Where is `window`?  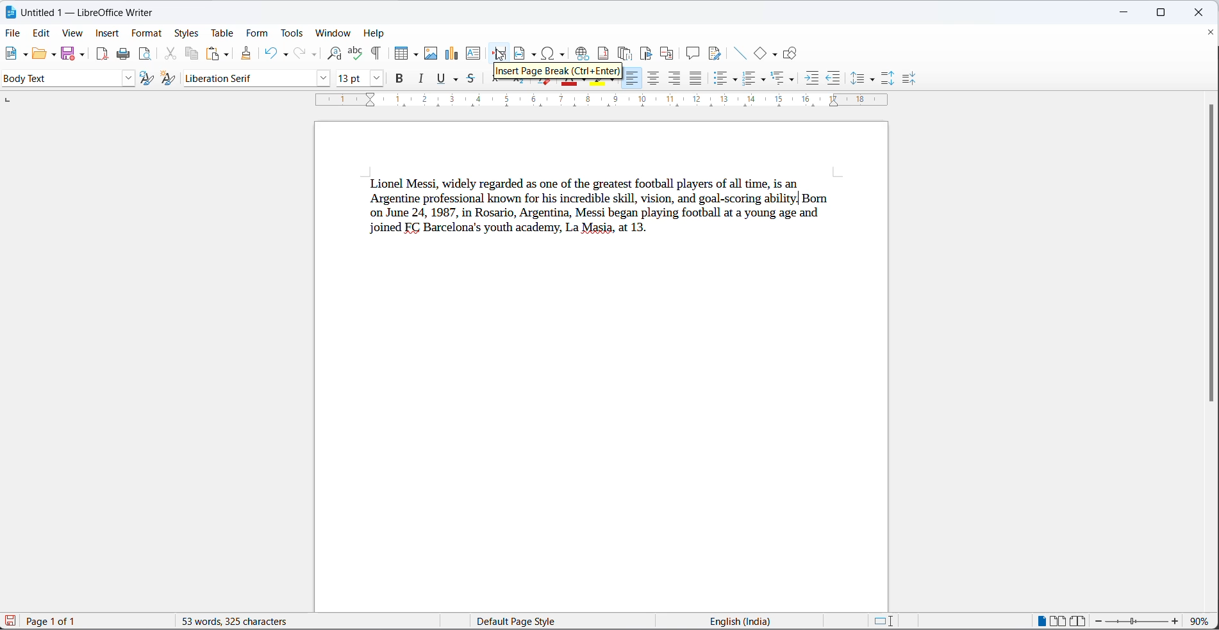
window is located at coordinates (332, 31).